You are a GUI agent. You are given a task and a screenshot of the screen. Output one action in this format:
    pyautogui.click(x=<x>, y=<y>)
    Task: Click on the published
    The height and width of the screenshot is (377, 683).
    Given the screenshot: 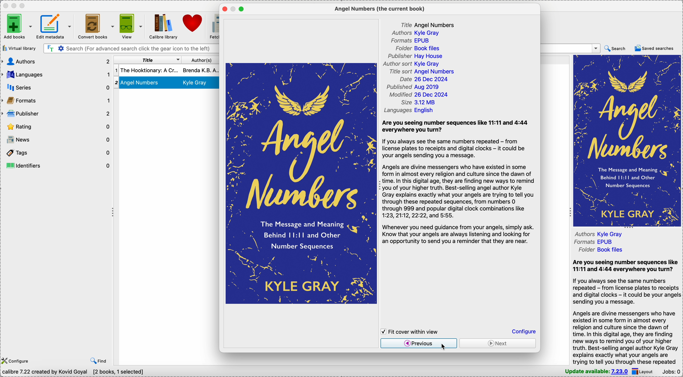 What is the action you would take?
    pyautogui.click(x=417, y=87)
    